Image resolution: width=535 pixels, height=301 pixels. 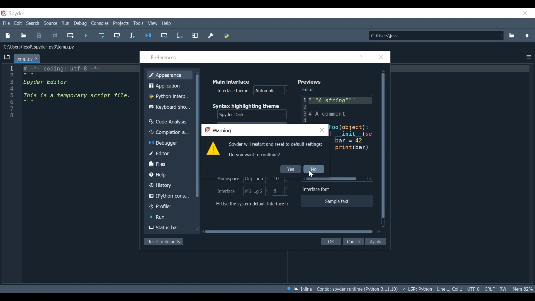 What do you see at coordinates (179, 36) in the screenshot?
I see `Debug selection or current line` at bounding box center [179, 36].